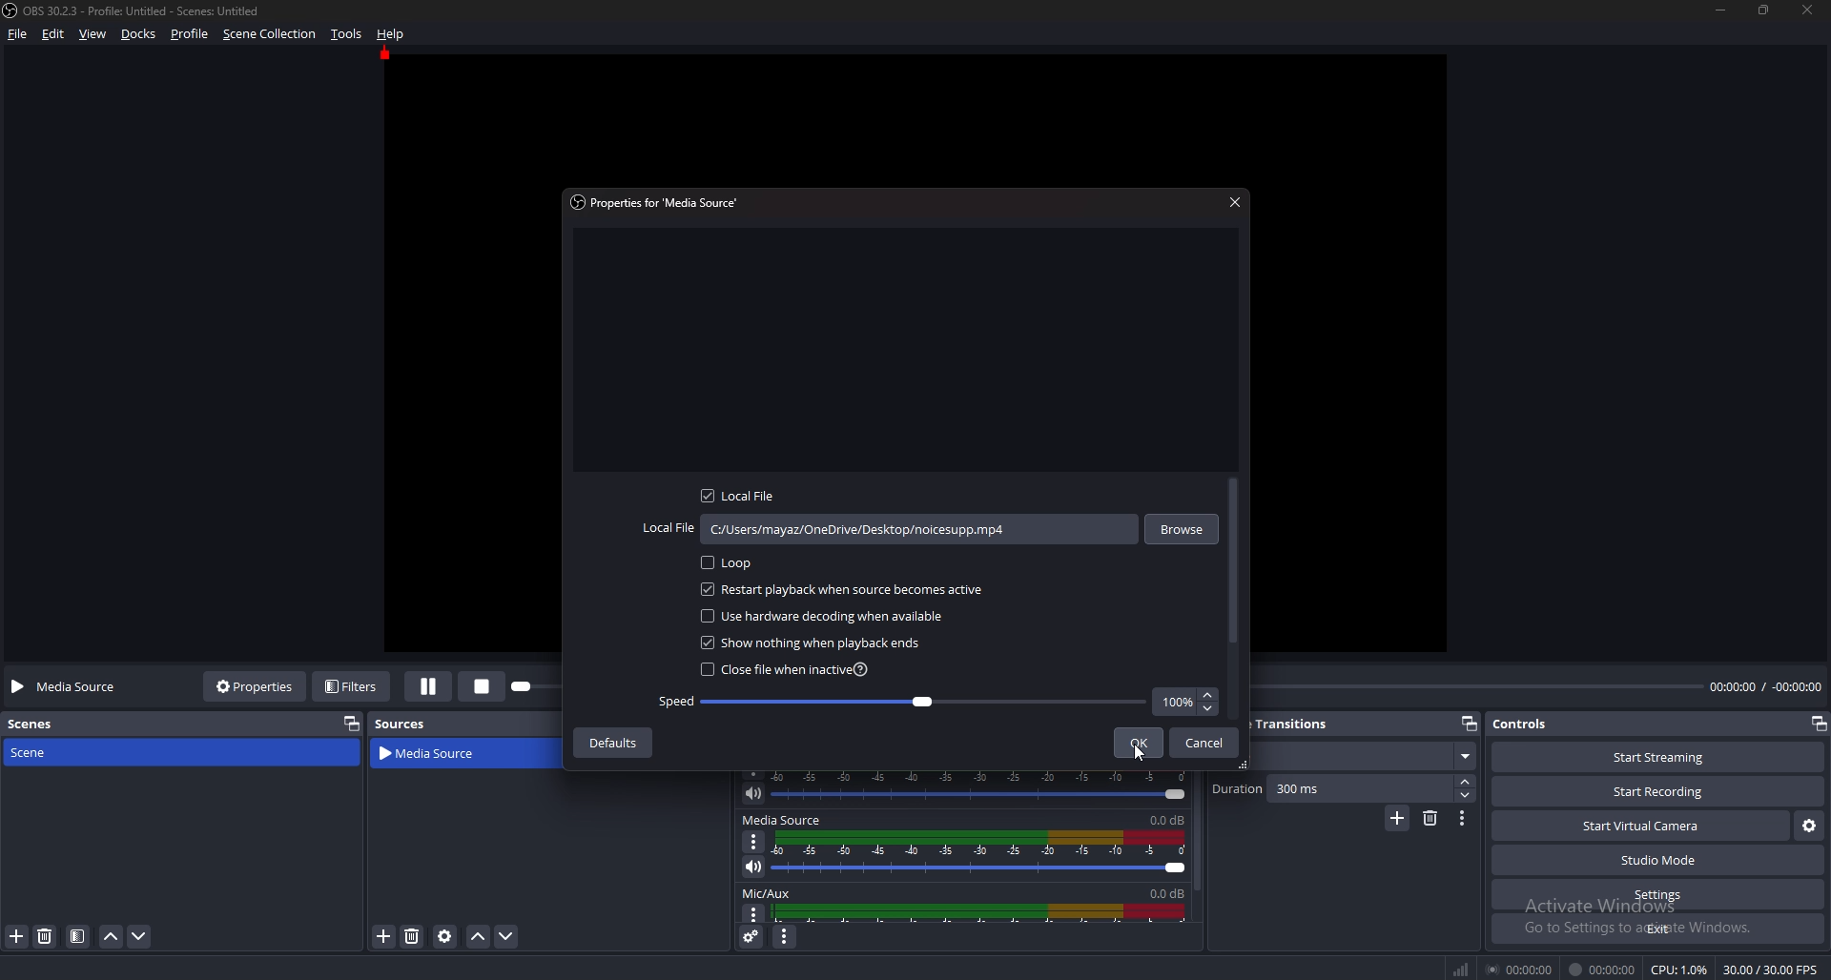 The image size is (1831, 980). I want to click on pause, so click(429, 686).